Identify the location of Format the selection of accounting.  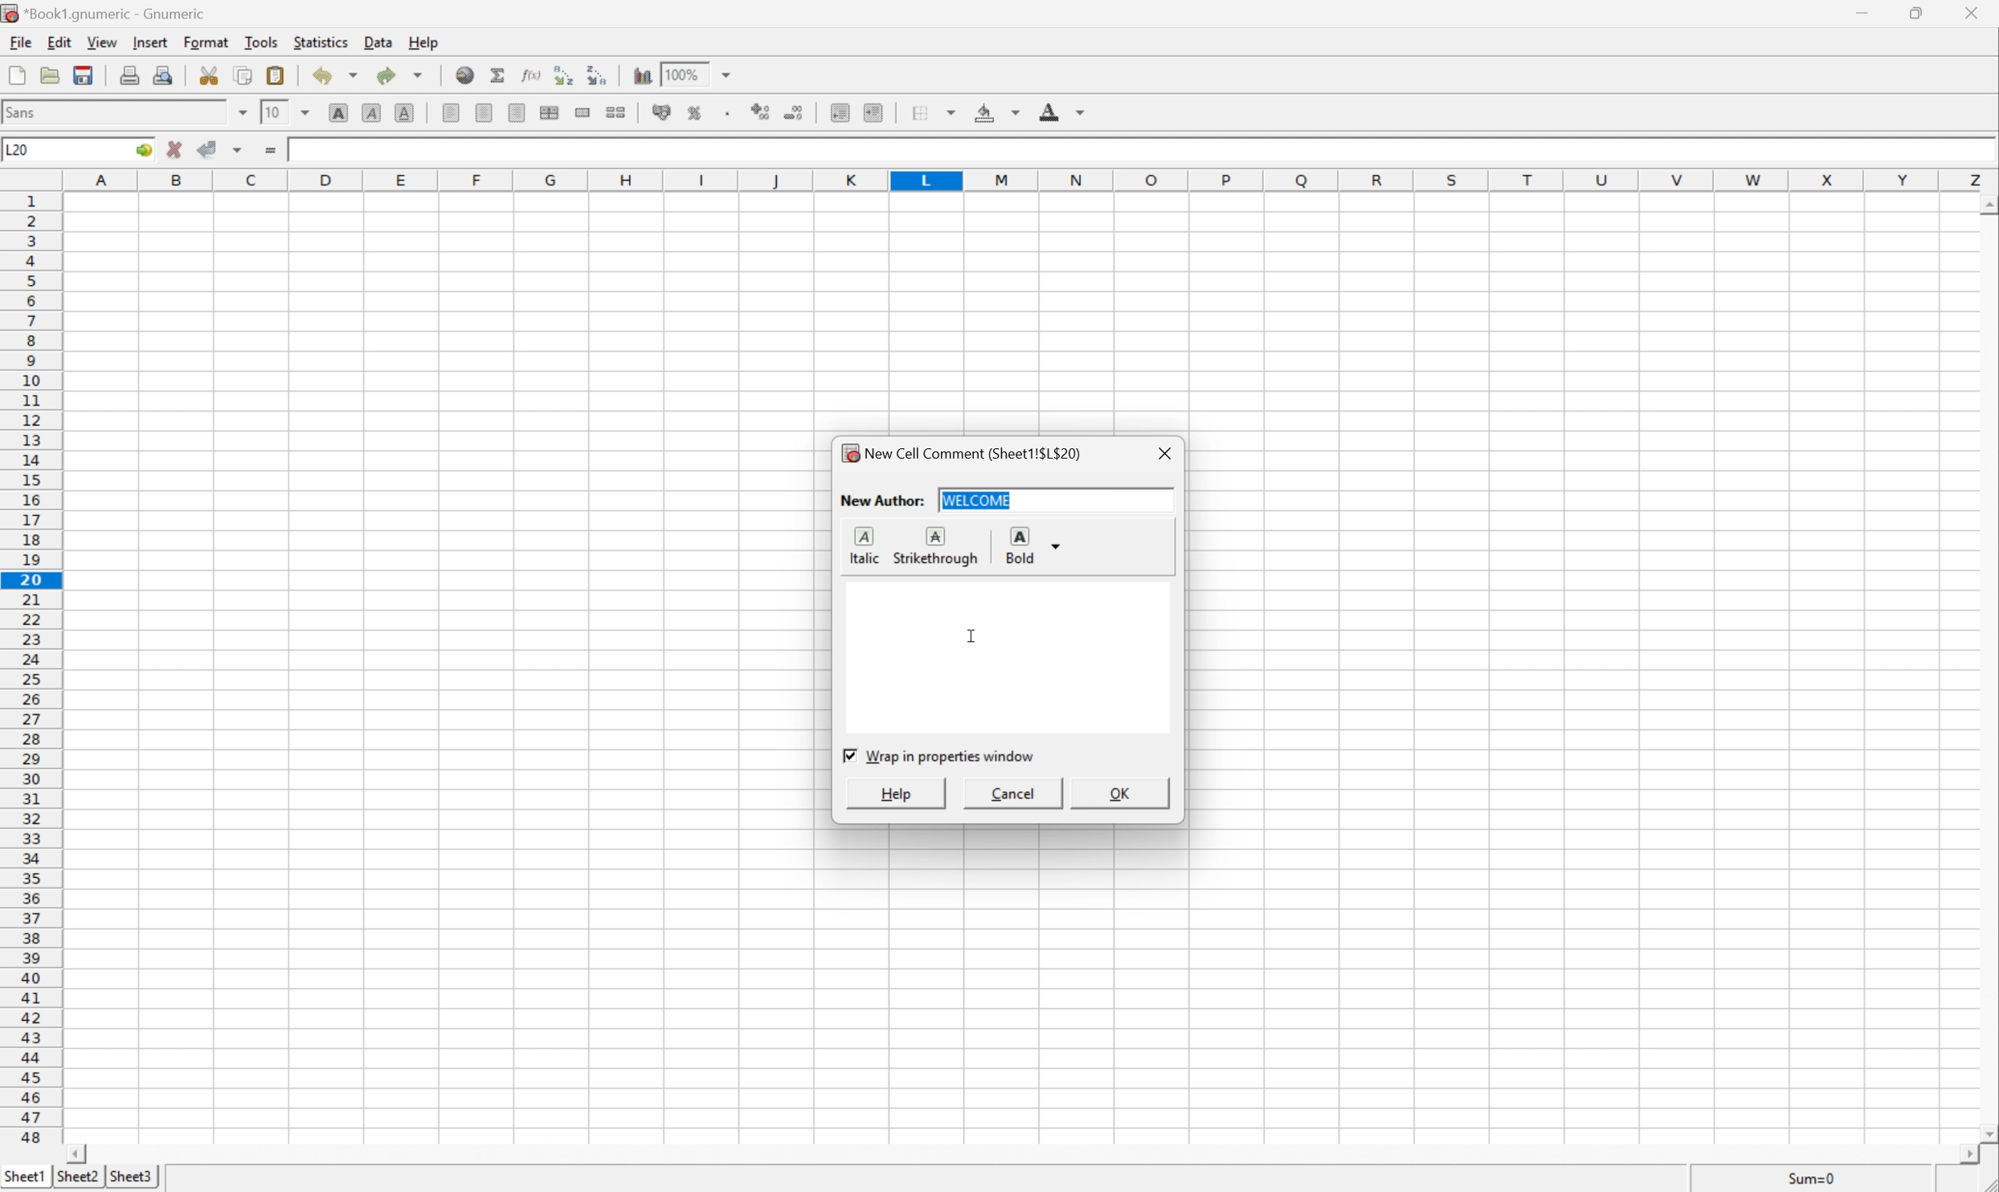
(664, 112).